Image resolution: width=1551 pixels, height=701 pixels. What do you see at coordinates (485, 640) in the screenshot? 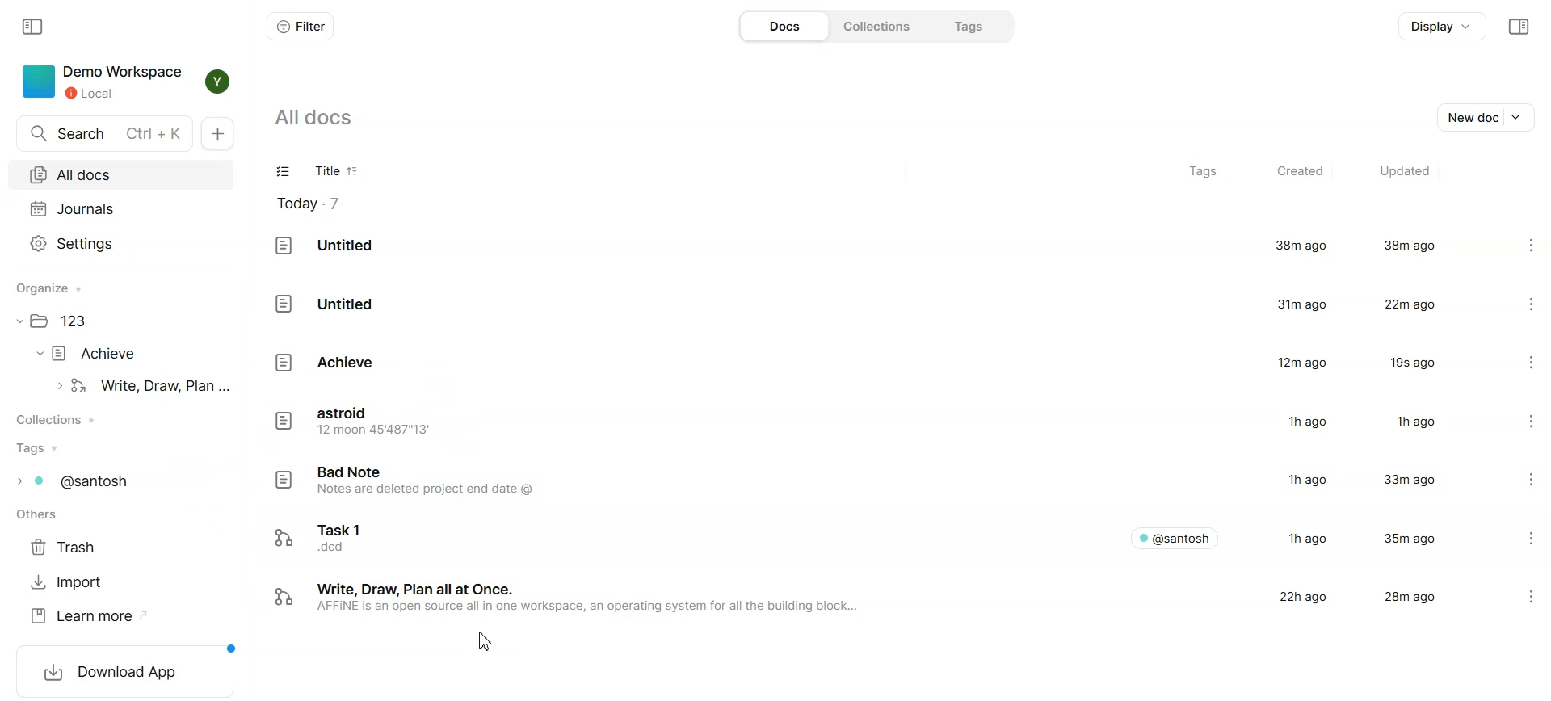
I see `Cursor` at bounding box center [485, 640].